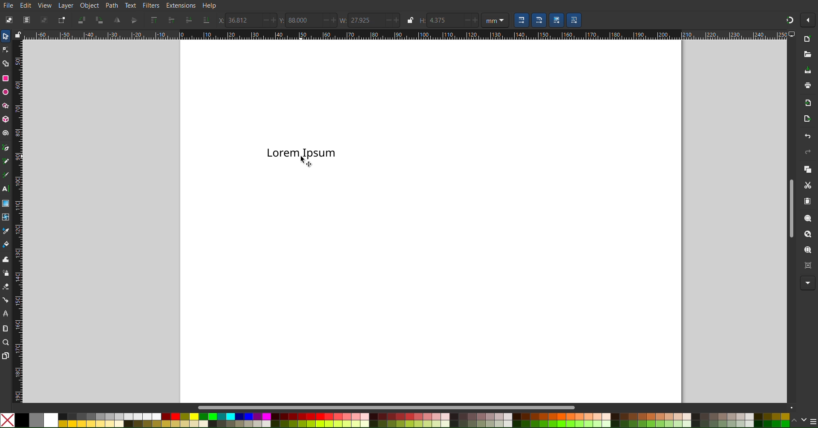 This screenshot has height=428, width=818. I want to click on New, so click(810, 38).